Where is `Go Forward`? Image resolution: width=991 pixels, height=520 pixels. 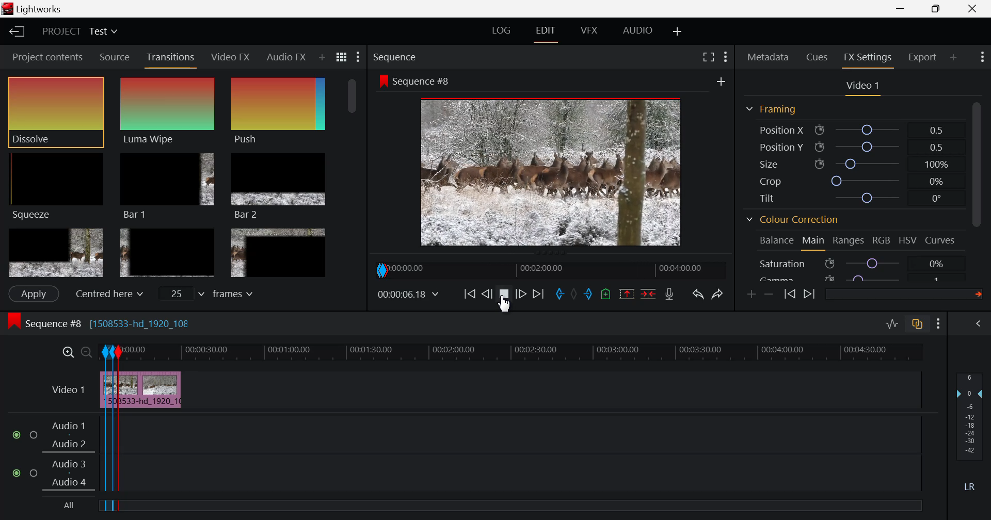 Go Forward is located at coordinates (521, 295).